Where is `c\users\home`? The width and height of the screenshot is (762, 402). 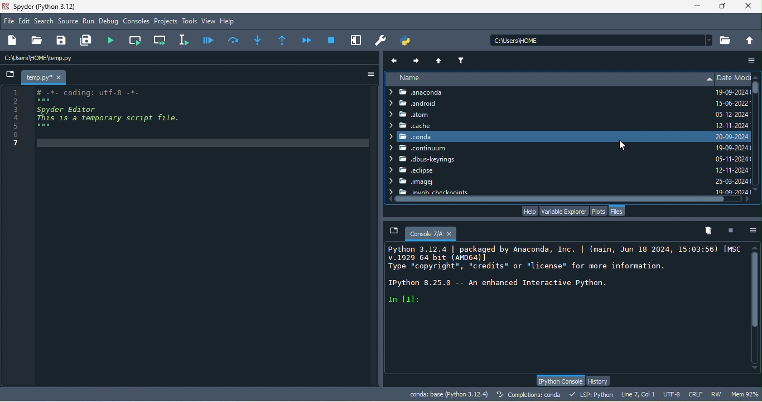
c\users\home is located at coordinates (70, 58).